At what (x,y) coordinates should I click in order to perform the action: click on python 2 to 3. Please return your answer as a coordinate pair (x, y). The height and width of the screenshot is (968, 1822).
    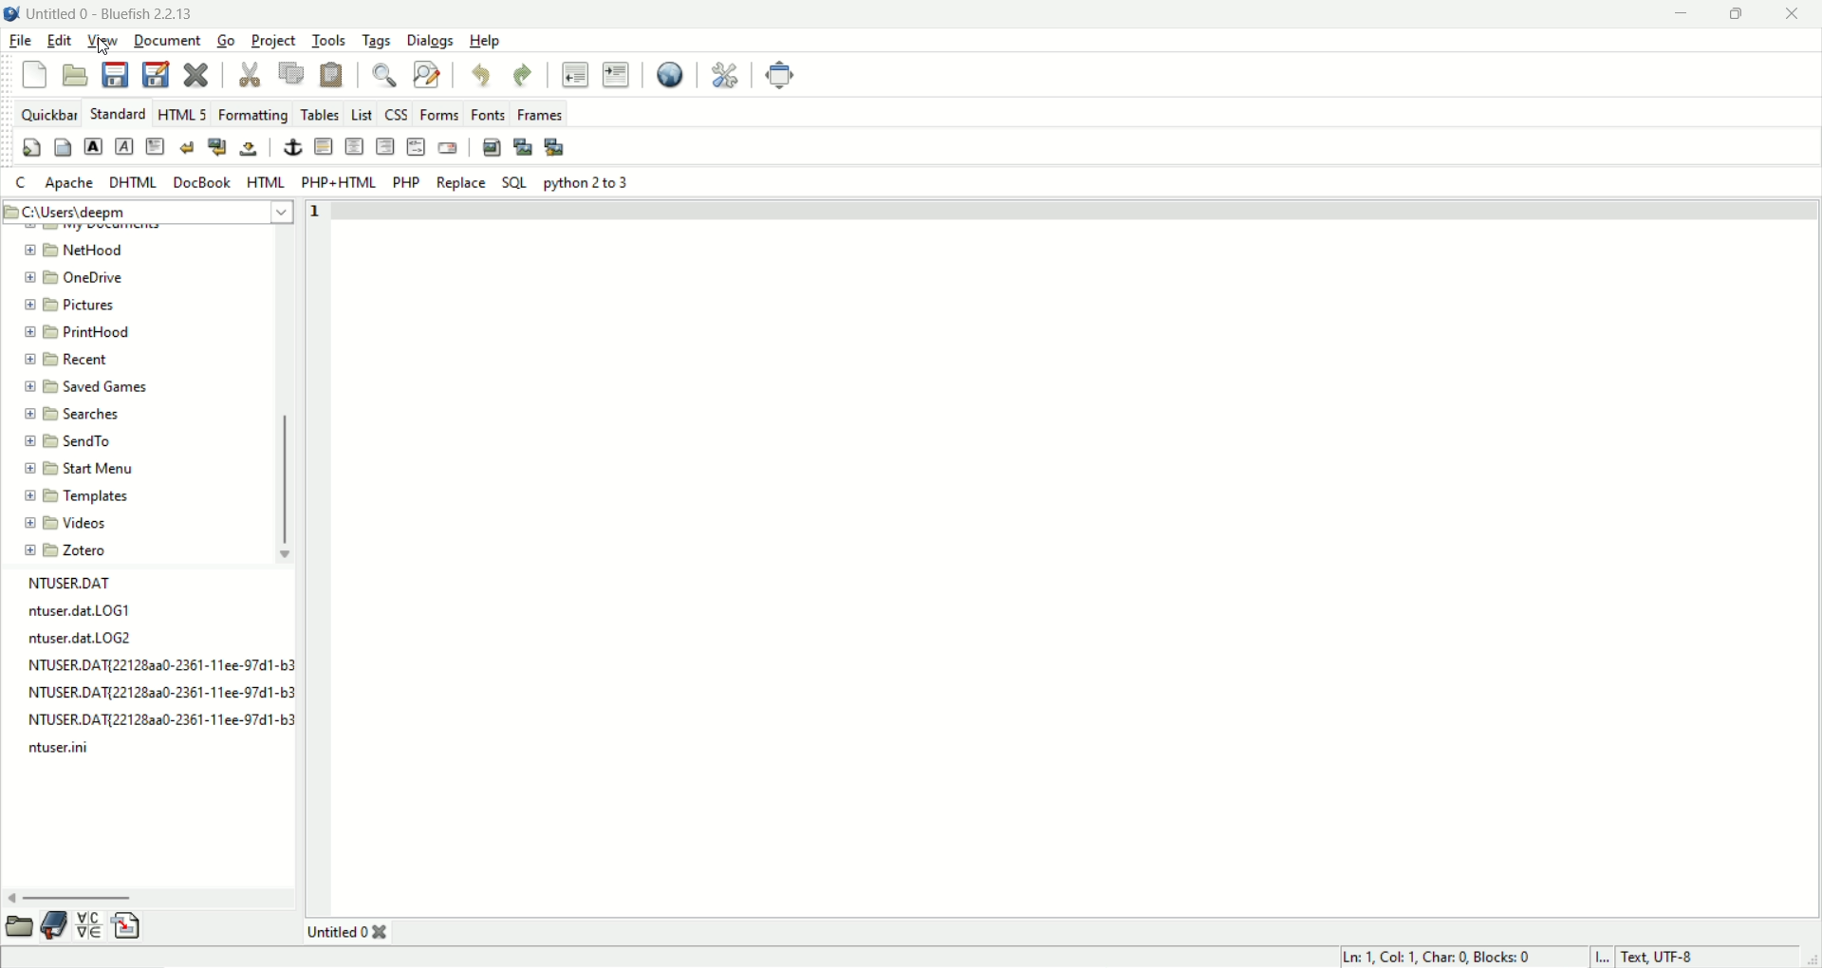
    Looking at the image, I should click on (588, 182).